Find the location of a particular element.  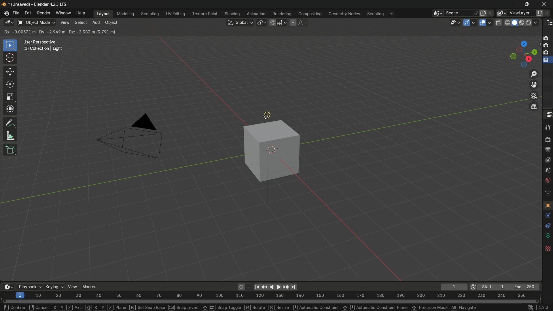

cursor is located at coordinates (267, 115).